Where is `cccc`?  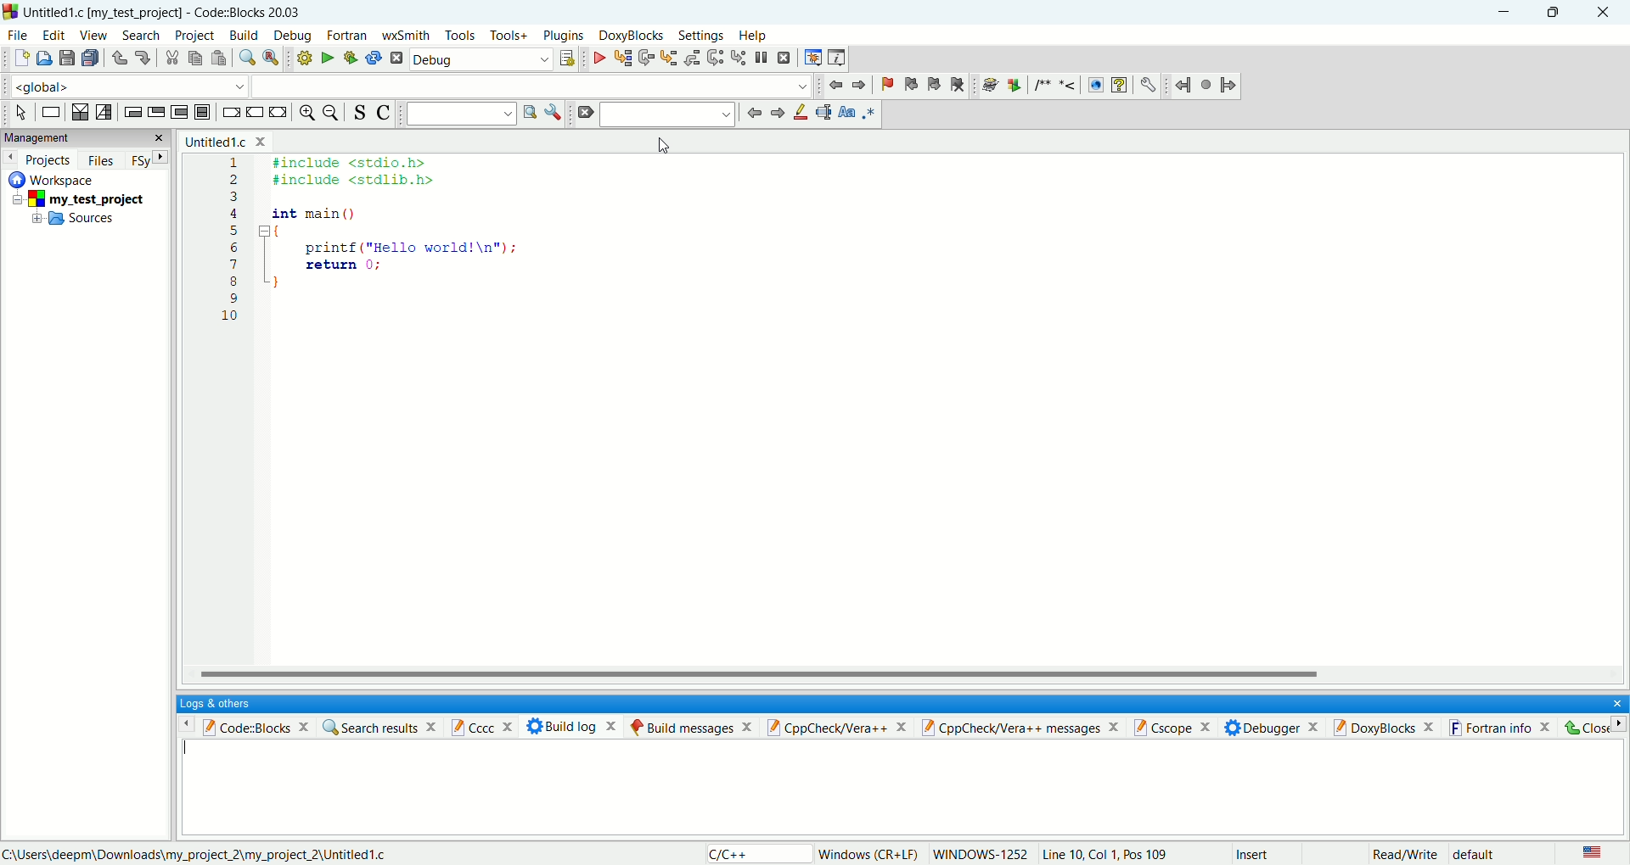
cccc is located at coordinates (486, 726).